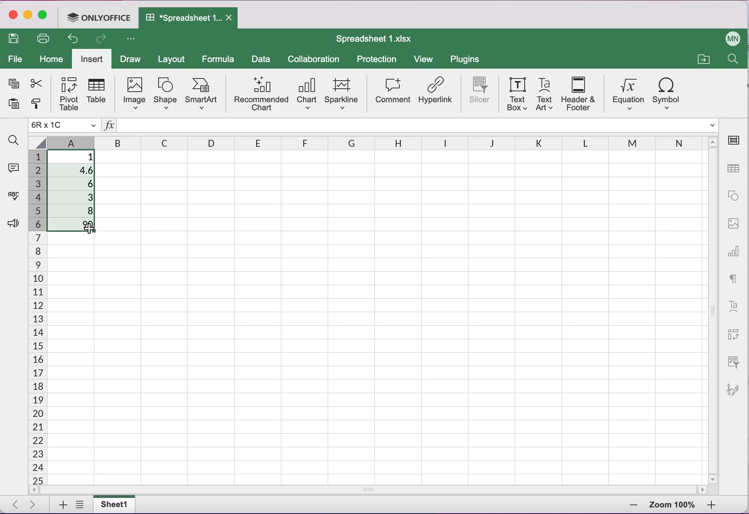 The image size is (749, 514). What do you see at coordinates (734, 194) in the screenshot?
I see `shape` at bounding box center [734, 194].